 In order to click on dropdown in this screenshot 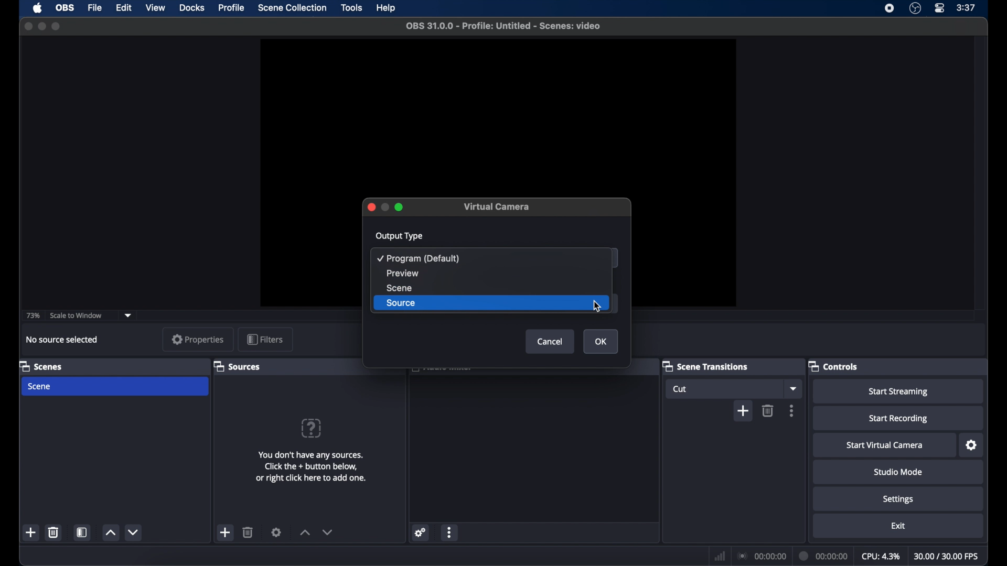, I will do `click(128, 315)`.